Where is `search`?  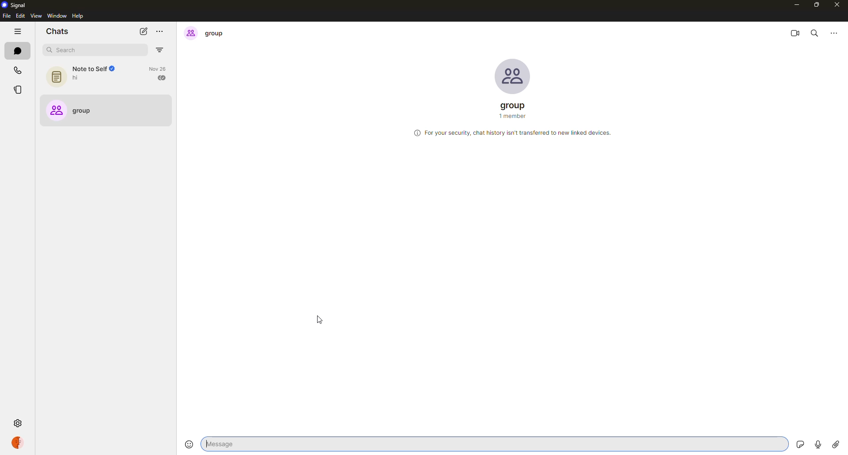 search is located at coordinates (81, 50).